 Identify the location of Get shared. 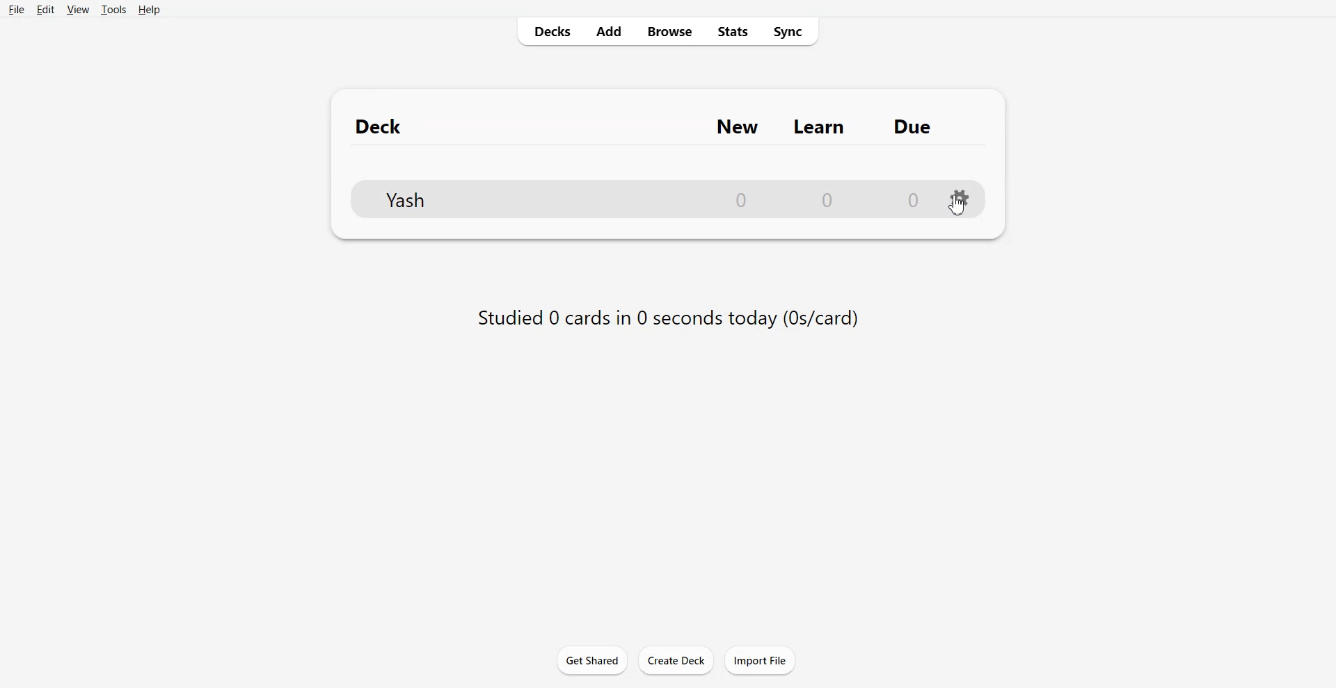
(591, 660).